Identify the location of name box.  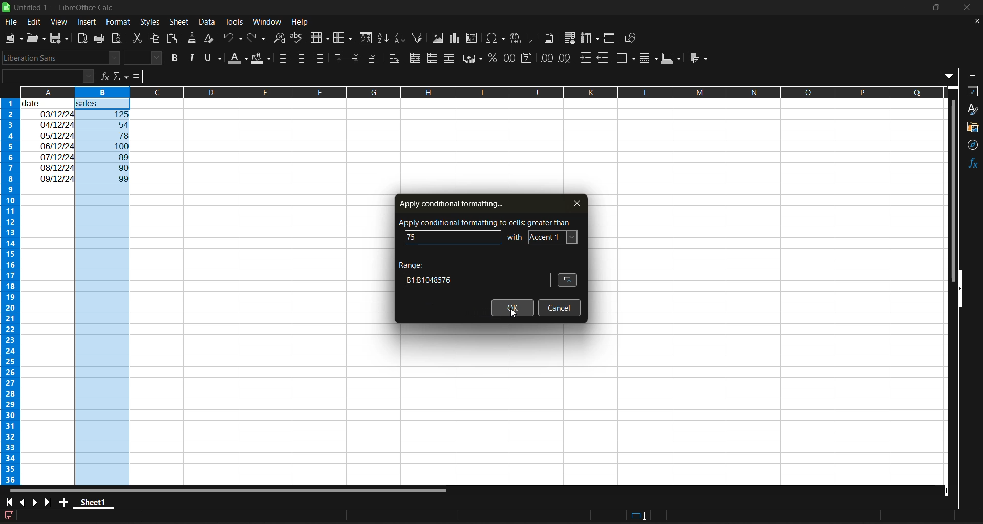
(46, 76).